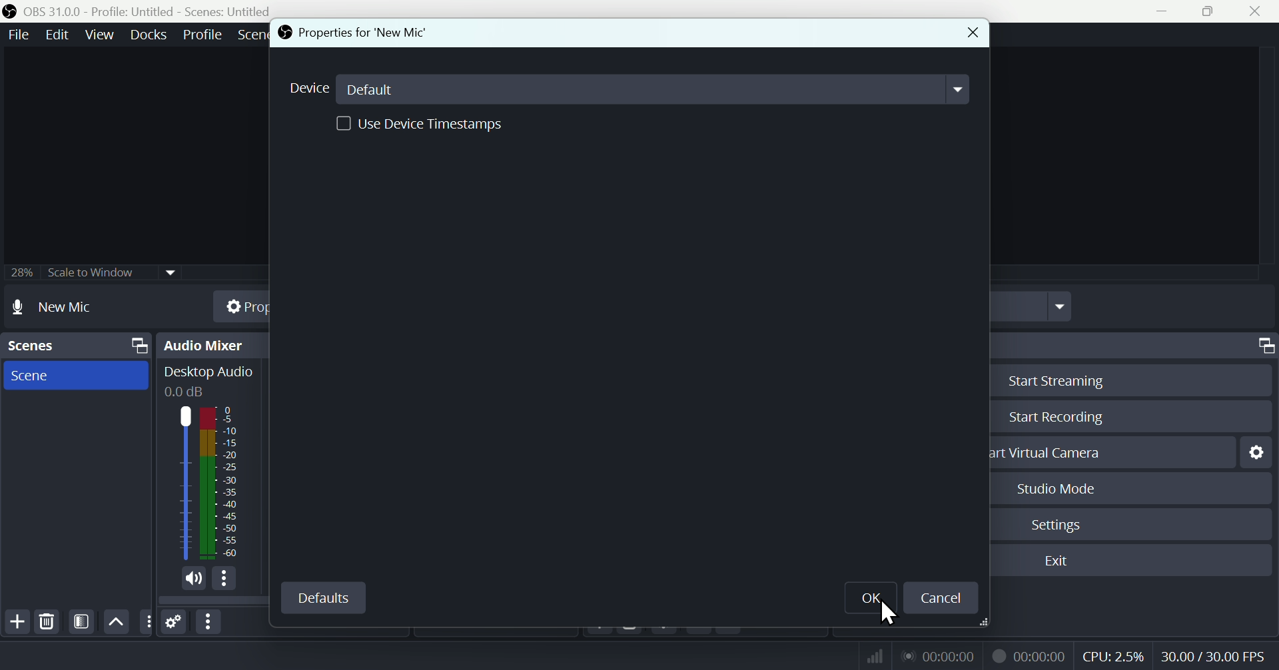 Image resolution: width=1279 pixels, height=670 pixels. What do you see at coordinates (891, 615) in the screenshot?
I see `Cursor` at bounding box center [891, 615].